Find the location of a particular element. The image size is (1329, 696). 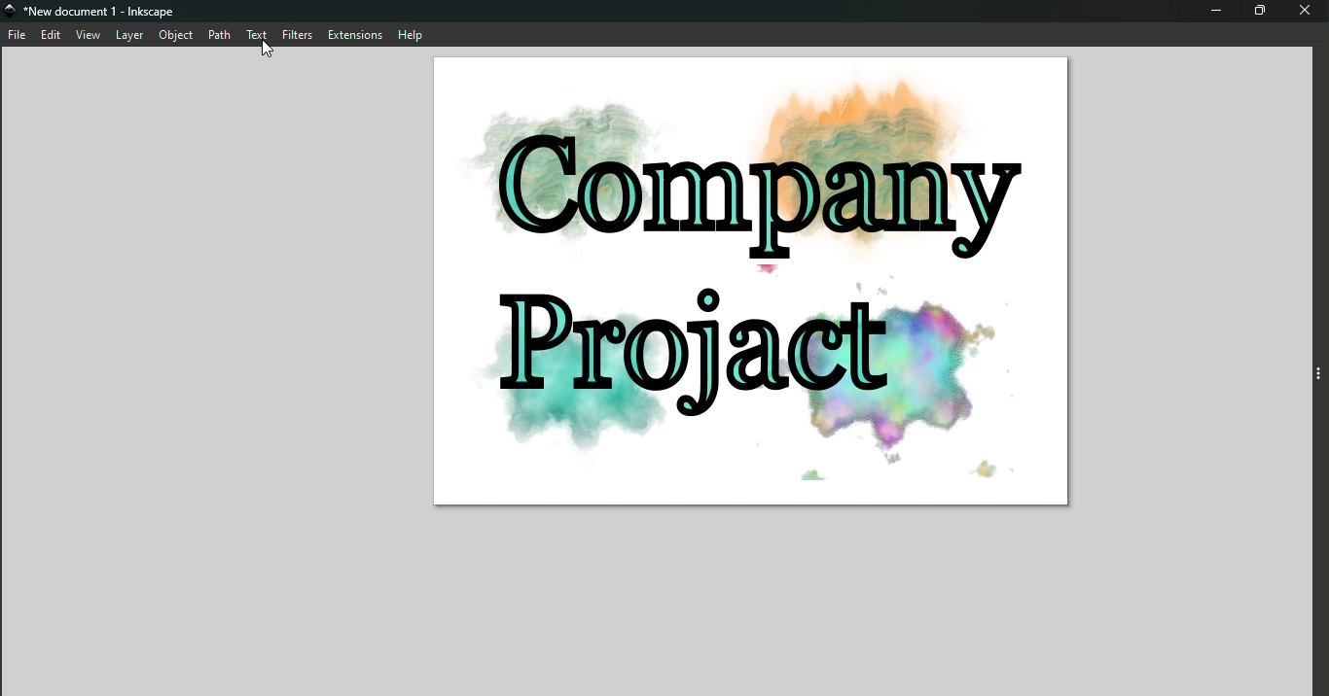

file is located at coordinates (18, 37).